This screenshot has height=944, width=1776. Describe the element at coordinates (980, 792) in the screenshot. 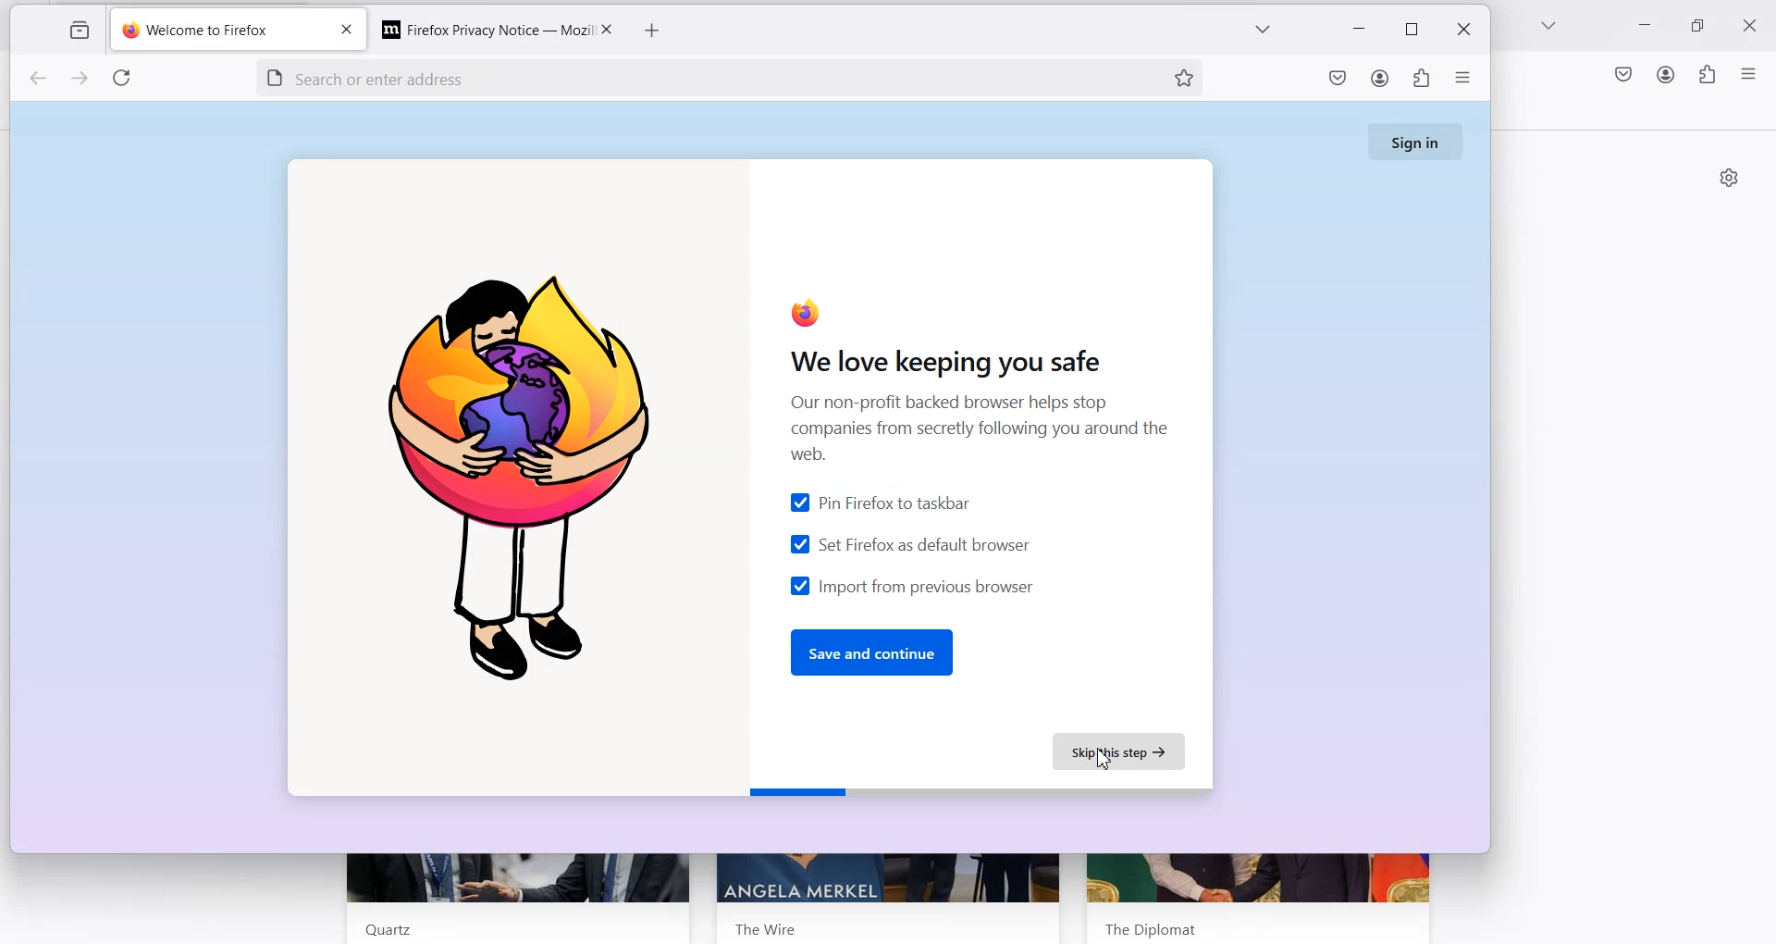

I see `completion status in bar` at that location.